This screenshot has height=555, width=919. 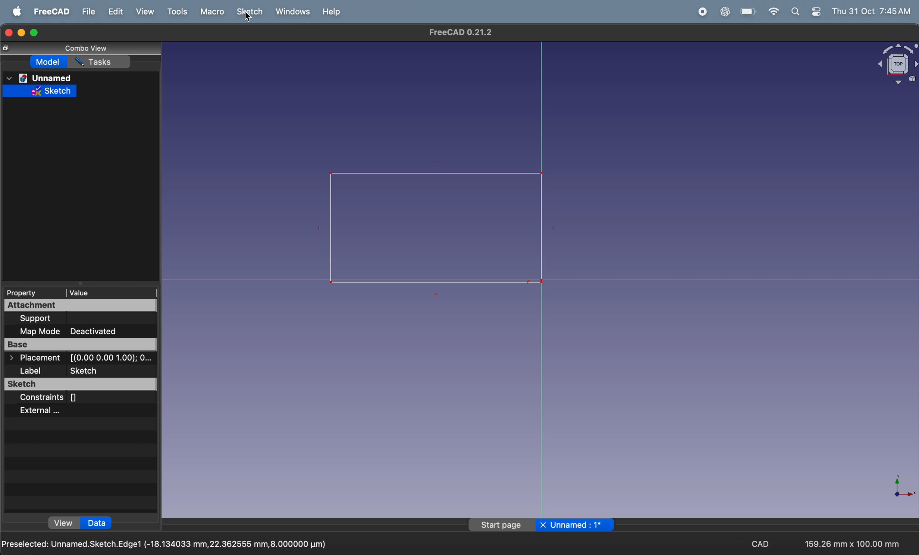 I want to click on constraints, so click(x=78, y=398).